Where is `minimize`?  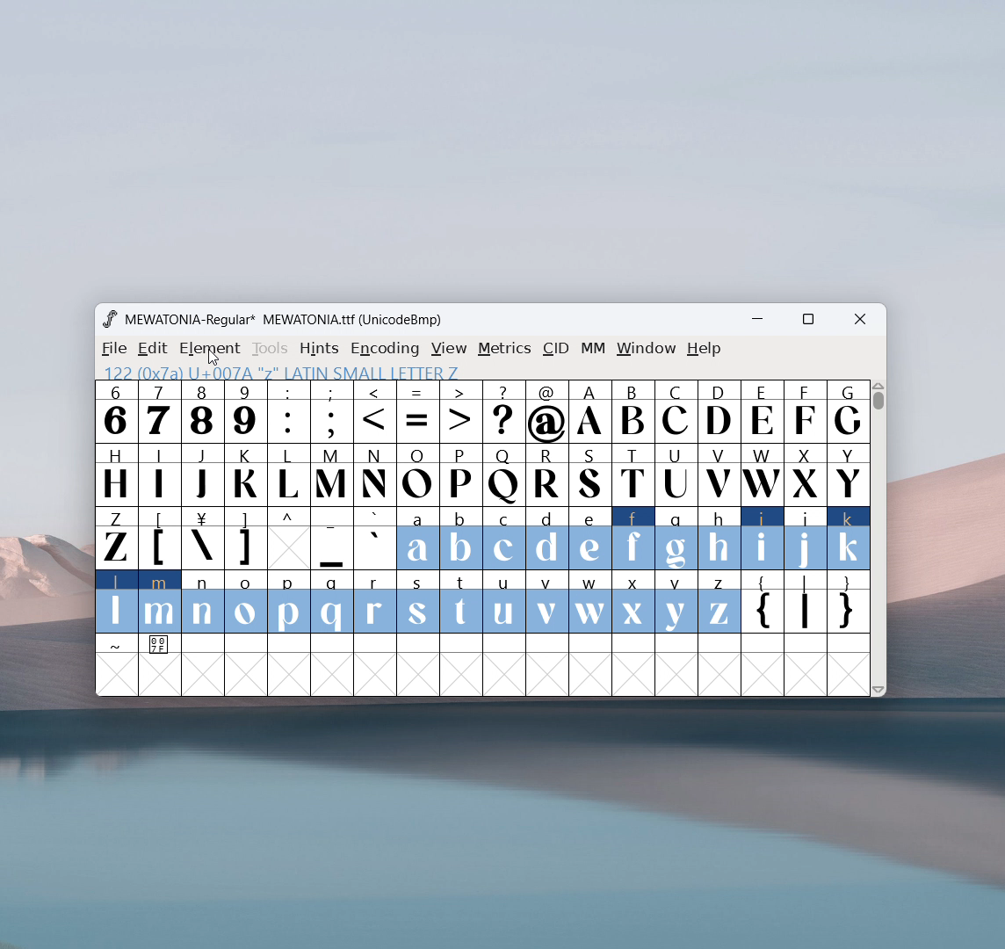
minimize is located at coordinates (763, 322).